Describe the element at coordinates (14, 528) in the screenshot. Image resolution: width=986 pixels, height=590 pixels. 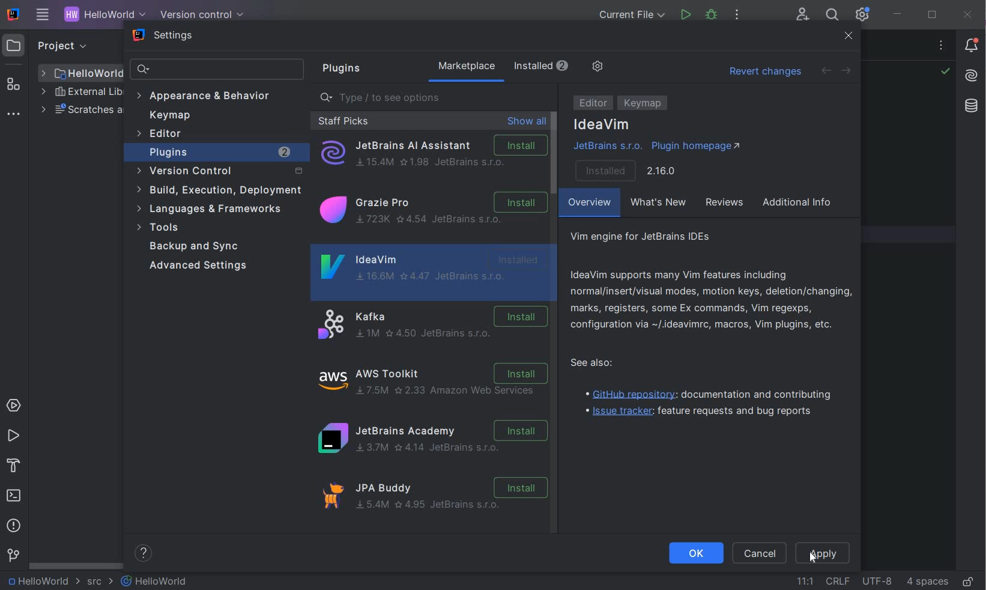
I see `PROBLEMS` at that location.